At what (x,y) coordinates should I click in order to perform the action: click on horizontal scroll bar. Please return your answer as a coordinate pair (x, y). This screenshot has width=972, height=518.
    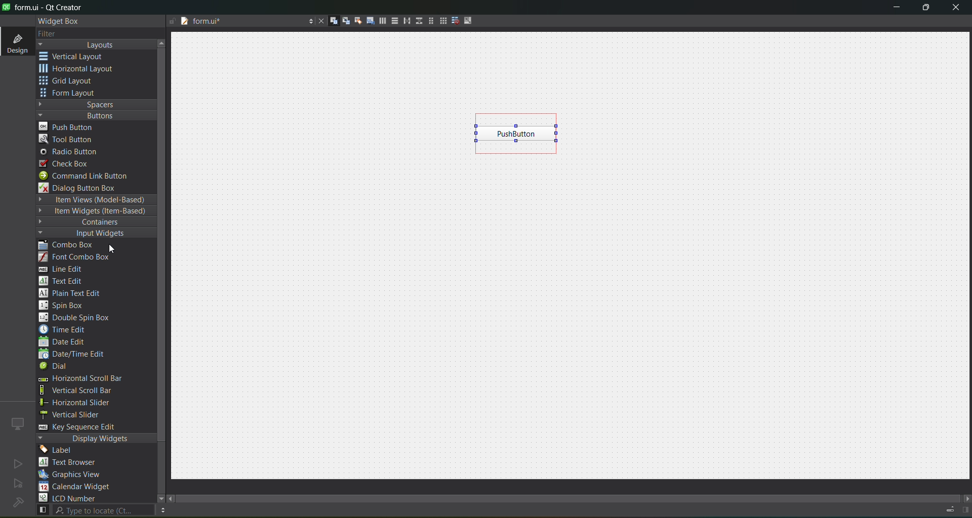
    Looking at the image, I should click on (79, 379).